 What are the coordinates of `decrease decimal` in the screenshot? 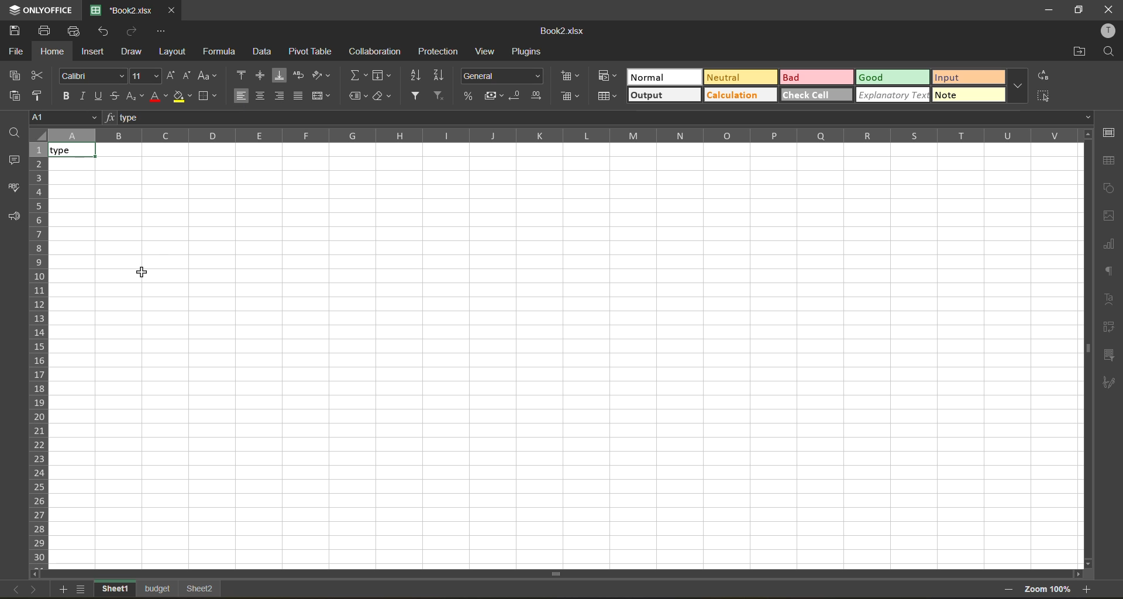 It's located at (516, 95).